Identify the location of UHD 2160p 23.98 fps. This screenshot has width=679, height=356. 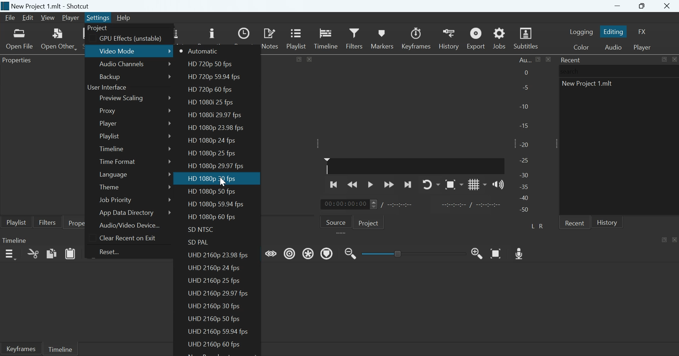
(219, 256).